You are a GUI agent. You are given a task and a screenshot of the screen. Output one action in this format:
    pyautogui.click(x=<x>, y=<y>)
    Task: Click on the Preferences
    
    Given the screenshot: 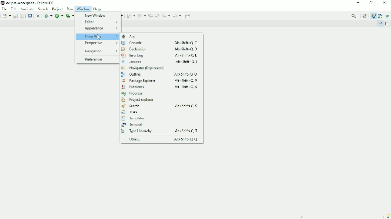 What is the action you would take?
    pyautogui.click(x=93, y=60)
    